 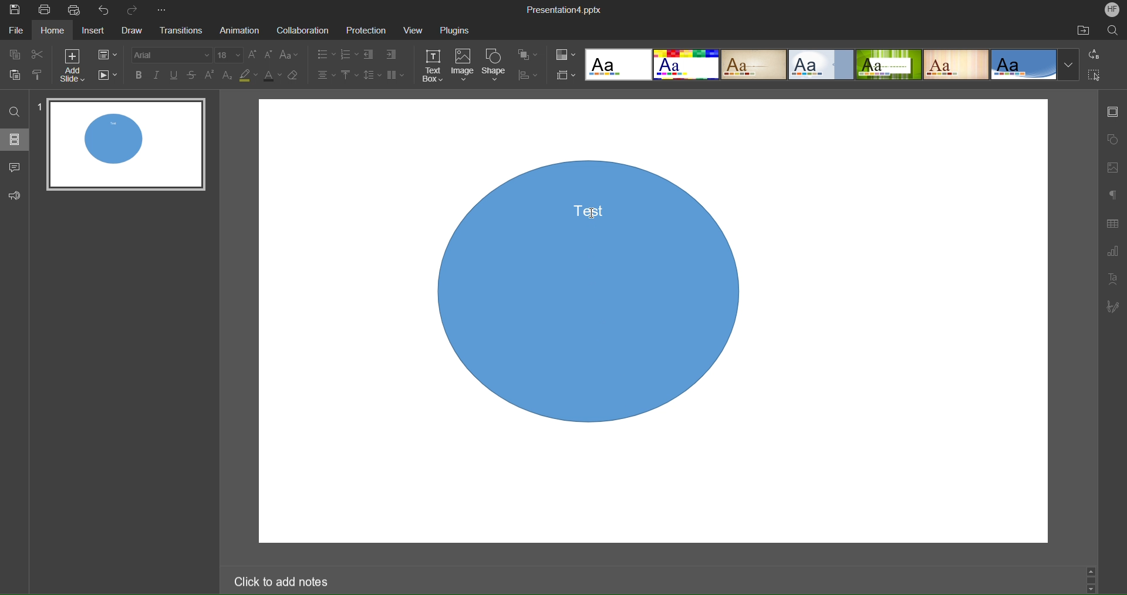 I want to click on Image Setting, so click(x=1112, y=167).